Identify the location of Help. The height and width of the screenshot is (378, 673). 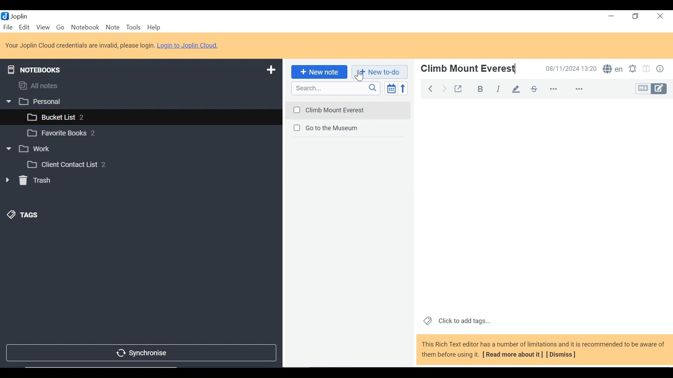
(154, 28).